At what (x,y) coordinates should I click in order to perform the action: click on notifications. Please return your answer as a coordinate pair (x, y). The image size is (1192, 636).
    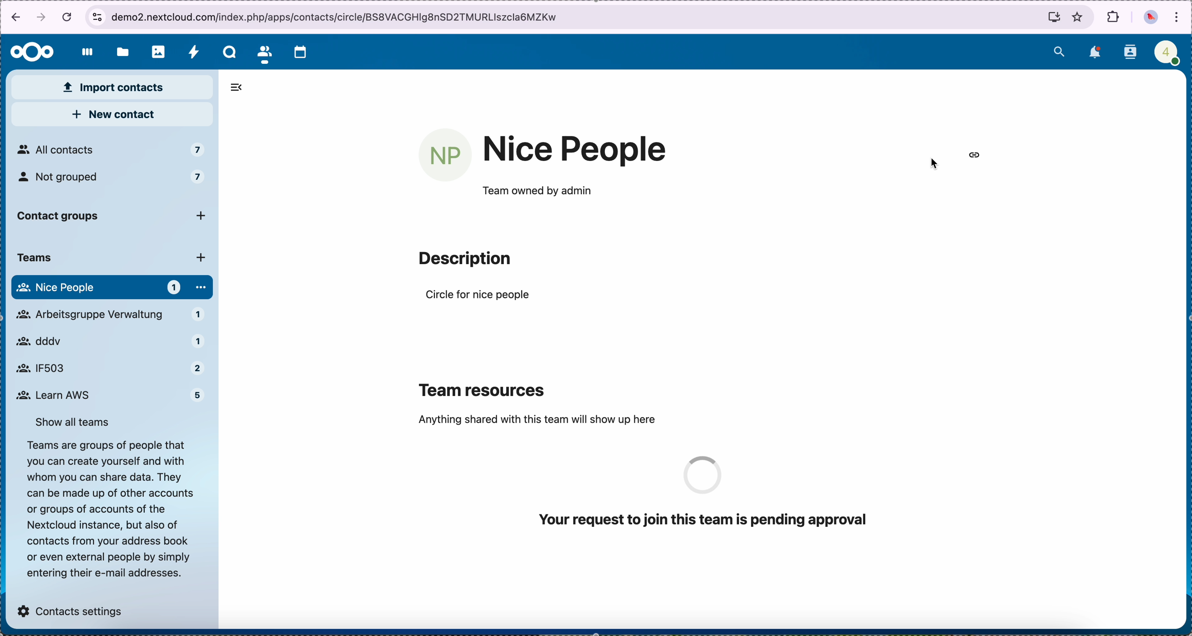
    Looking at the image, I should click on (1093, 53).